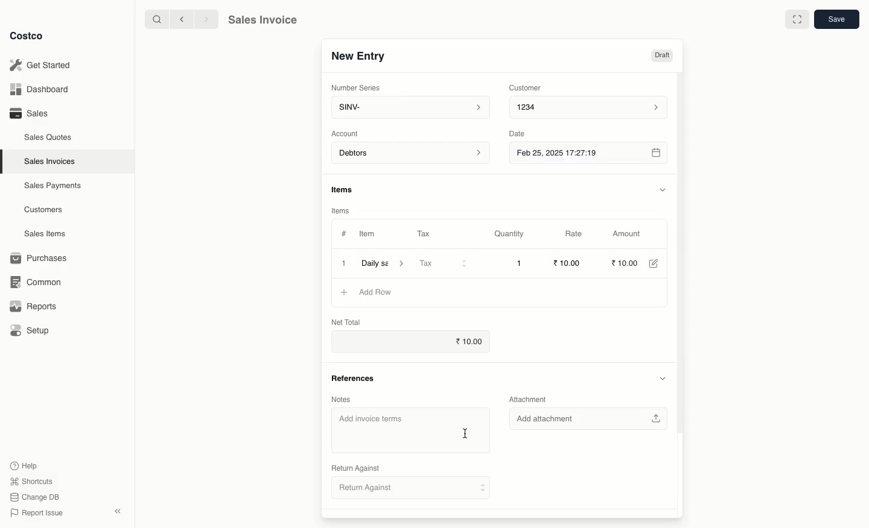 The width and height of the screenshot is (869, 528). What do you see at coordinates (36, 497) in the screenshot?
I see `Change DB` at bounding box center [36, 497].